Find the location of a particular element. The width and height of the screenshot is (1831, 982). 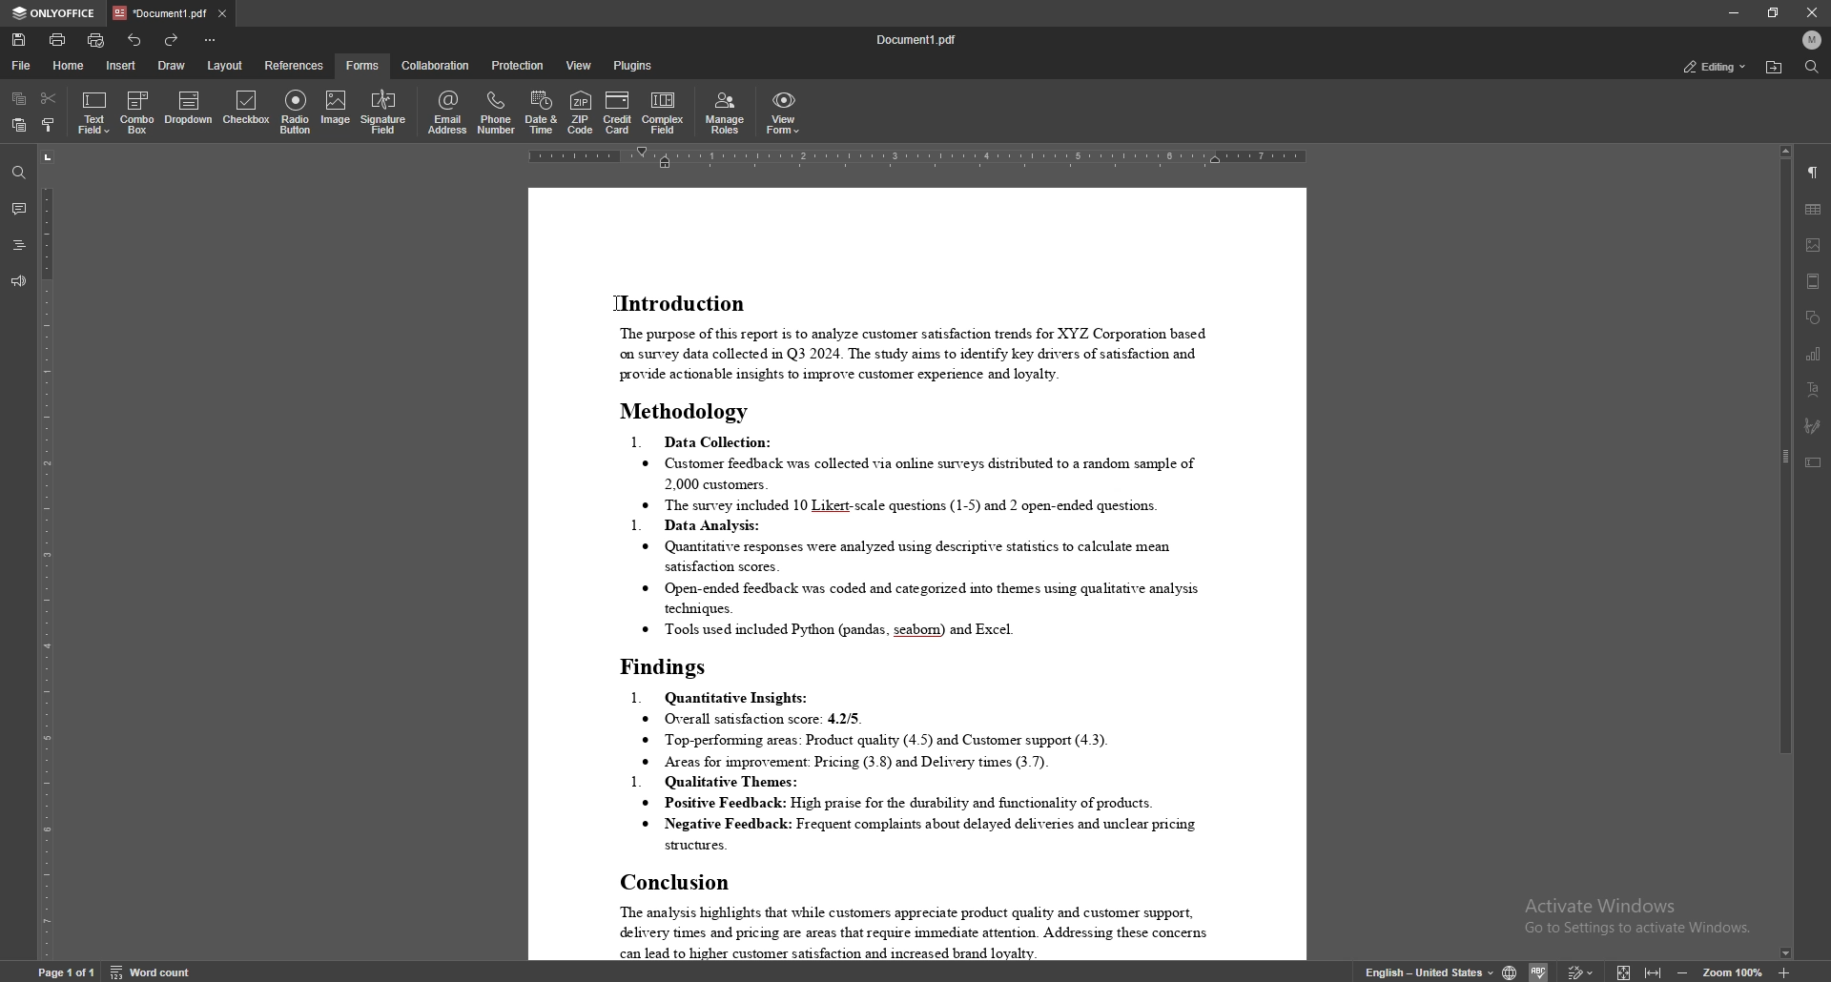

scroll bar is located at coordinates (1782, 555).